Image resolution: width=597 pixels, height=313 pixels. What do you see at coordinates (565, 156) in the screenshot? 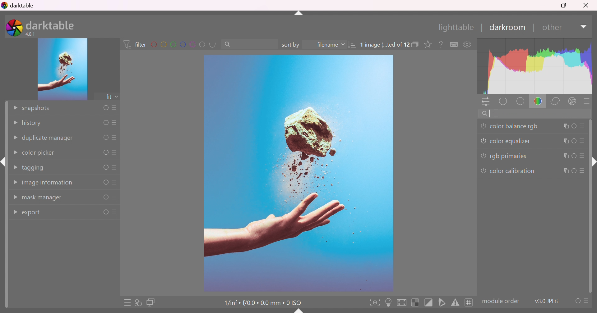
I see `multiple instance actions` at bounding box center [565, 156].